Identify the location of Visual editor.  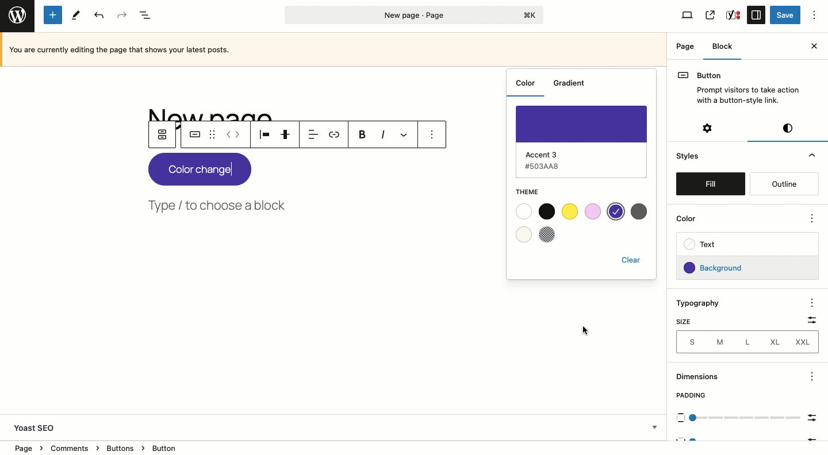
(790, 127).